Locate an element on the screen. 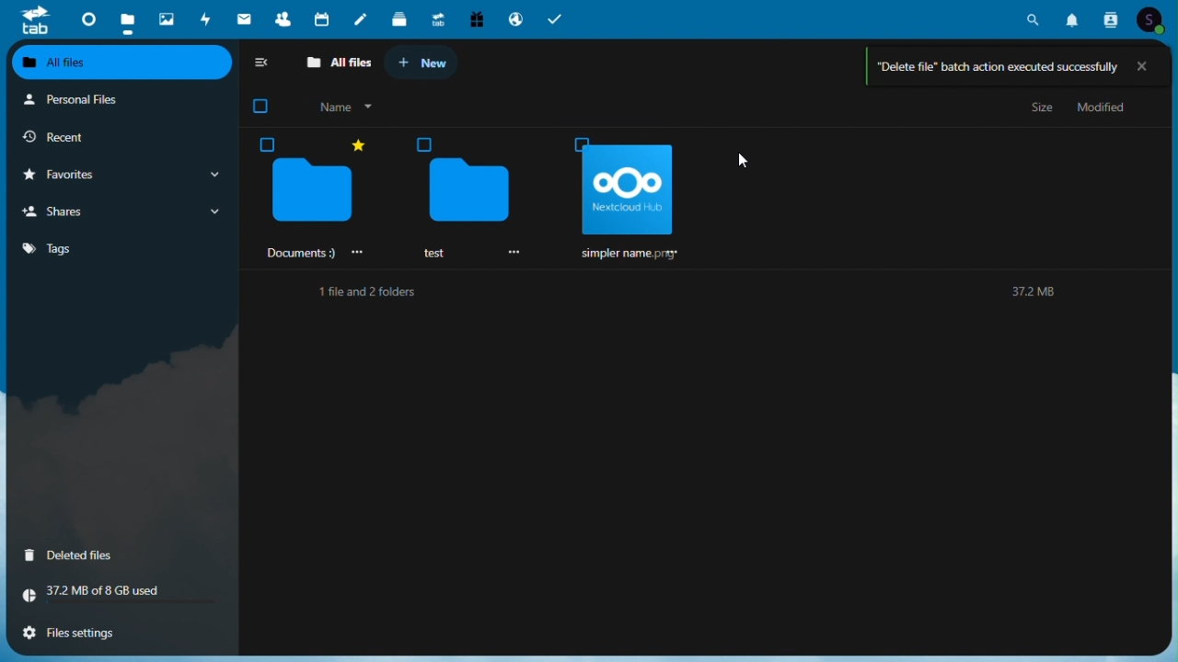 Image resolution: width=1178 pixels, height=662 pixels. Activity is located at coordinates (209, 19).